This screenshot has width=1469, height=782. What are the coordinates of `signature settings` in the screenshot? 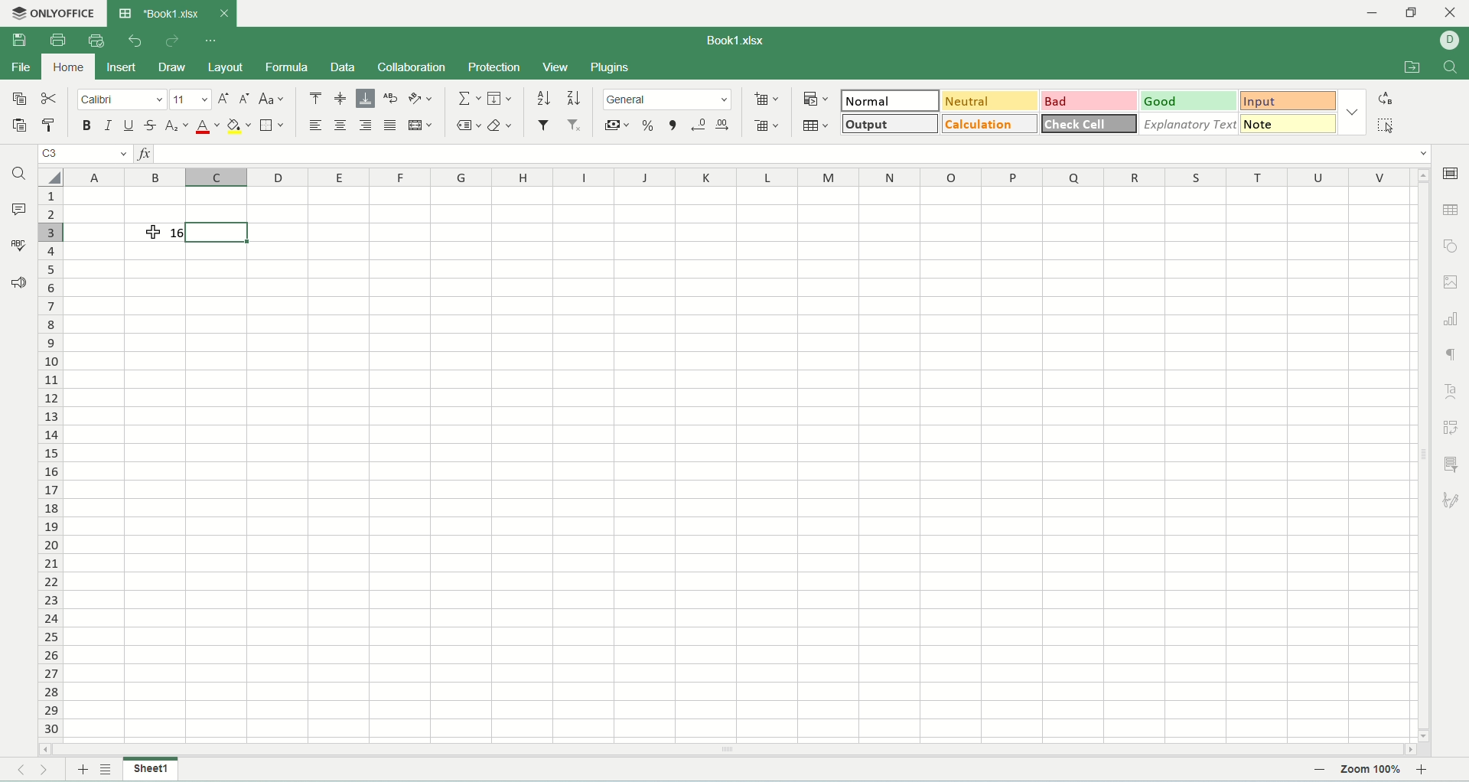 It's located at (1452, 499).